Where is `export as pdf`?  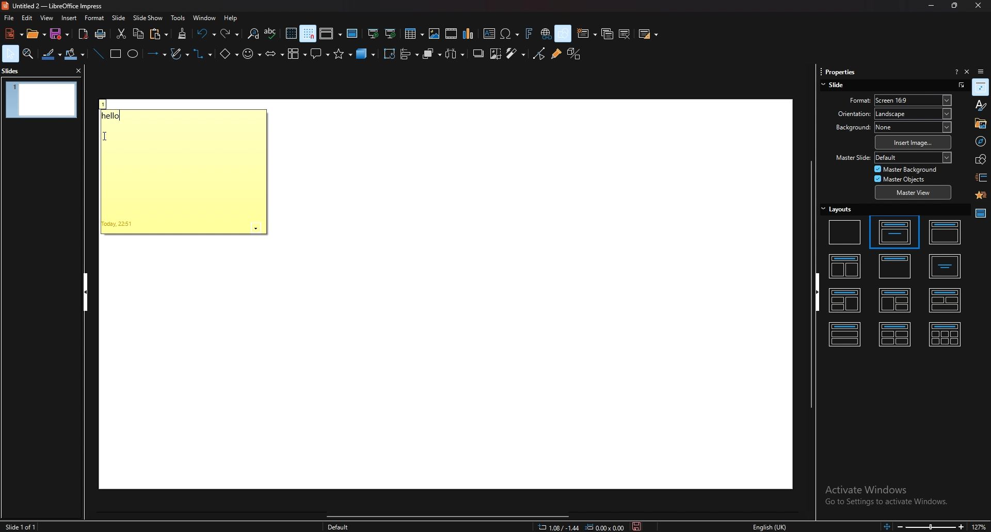 export as pdf is located at coordinates (83, 34).